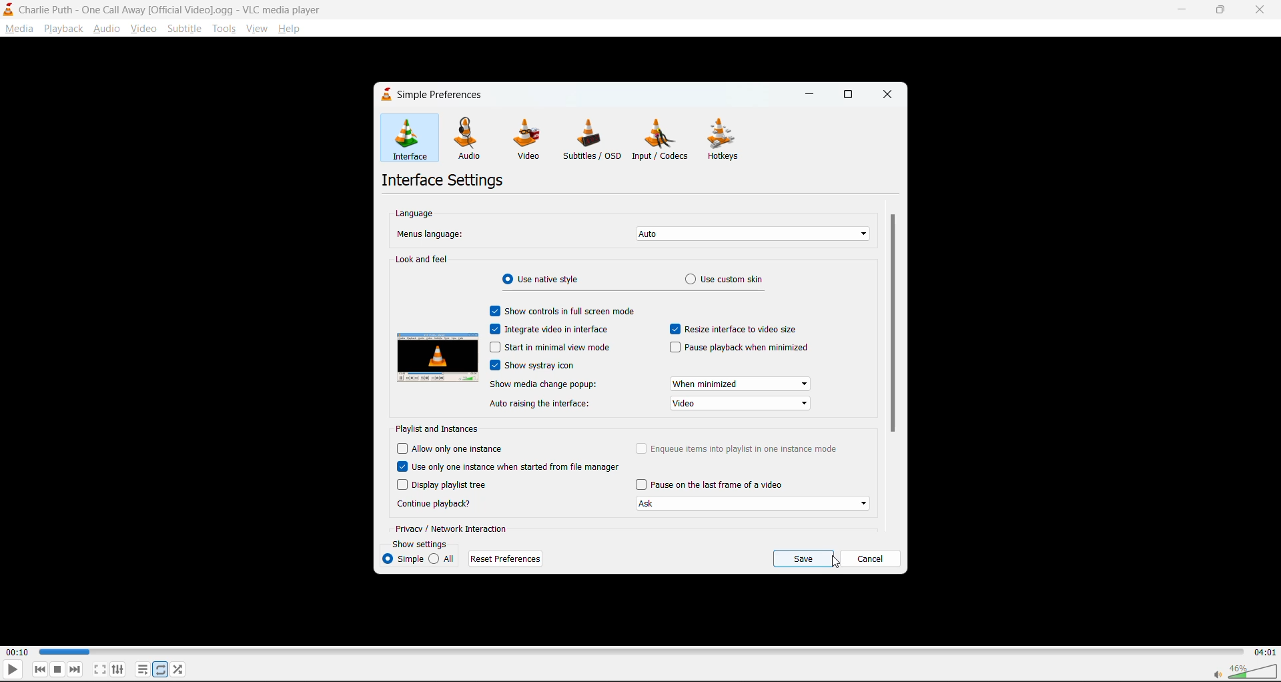 This screenshot has width=1281, height=682. I want to click on auto, so click(750, 235).